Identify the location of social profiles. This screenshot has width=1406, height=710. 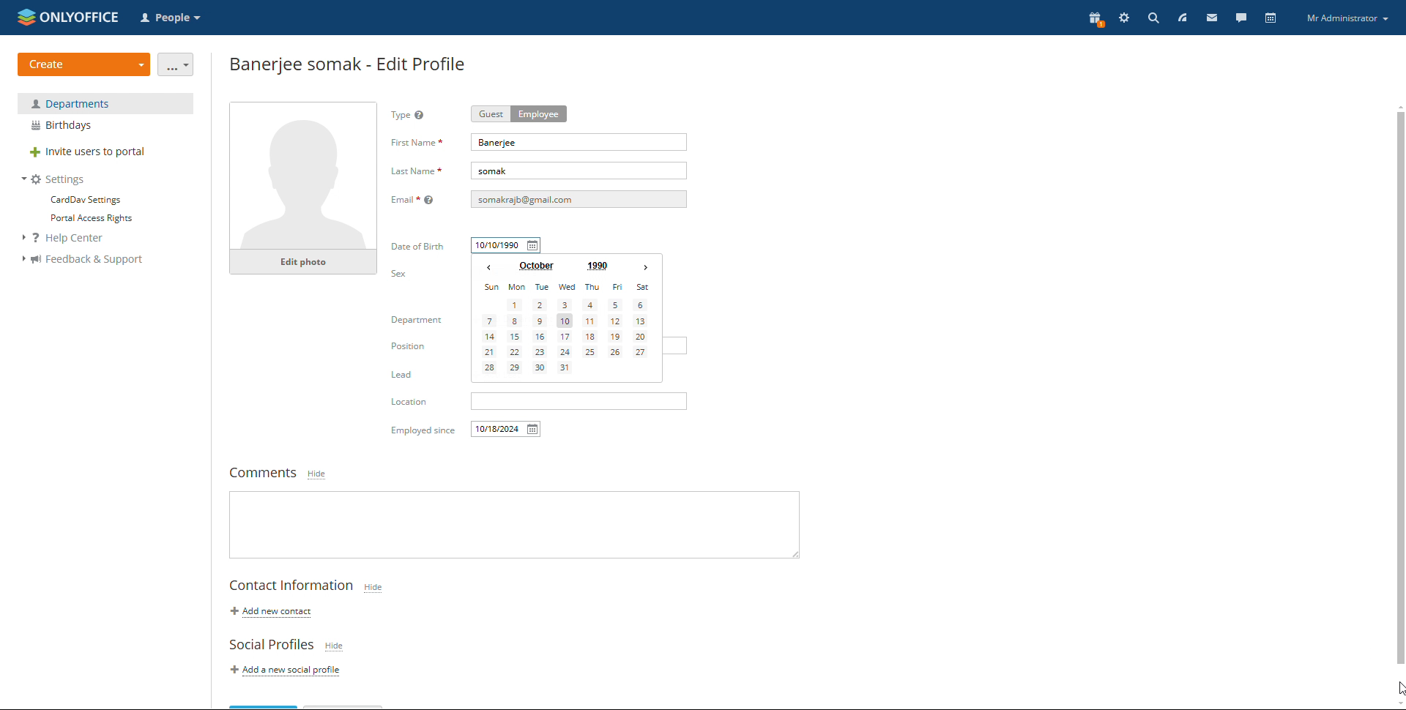
(270, 645).